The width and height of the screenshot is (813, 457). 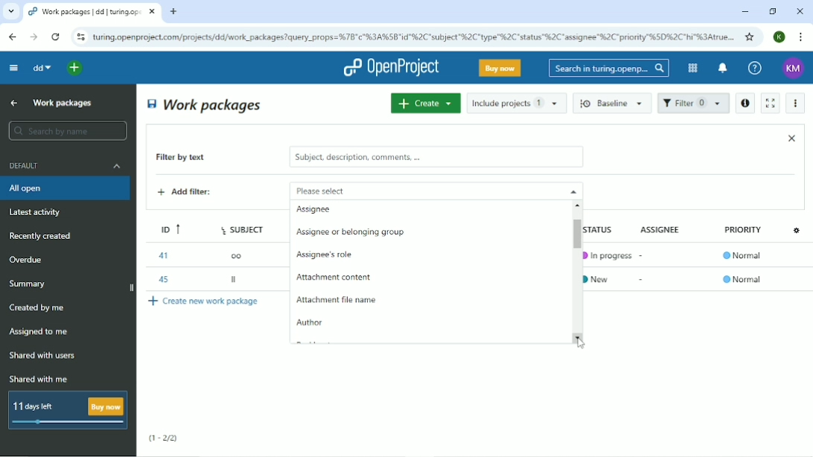 I want to click on Modules, so click(x=691, y=68).